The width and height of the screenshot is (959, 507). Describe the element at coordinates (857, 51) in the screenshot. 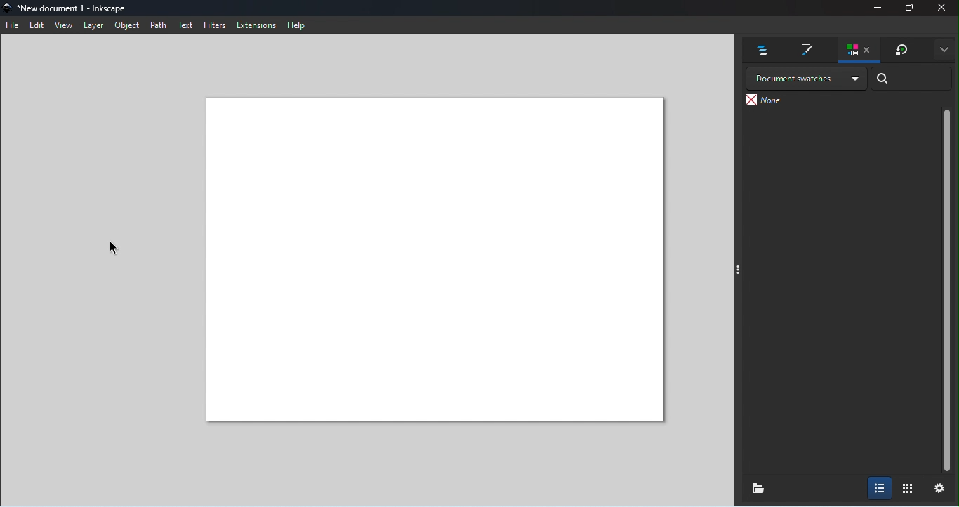

I see `Swatches` at that location.